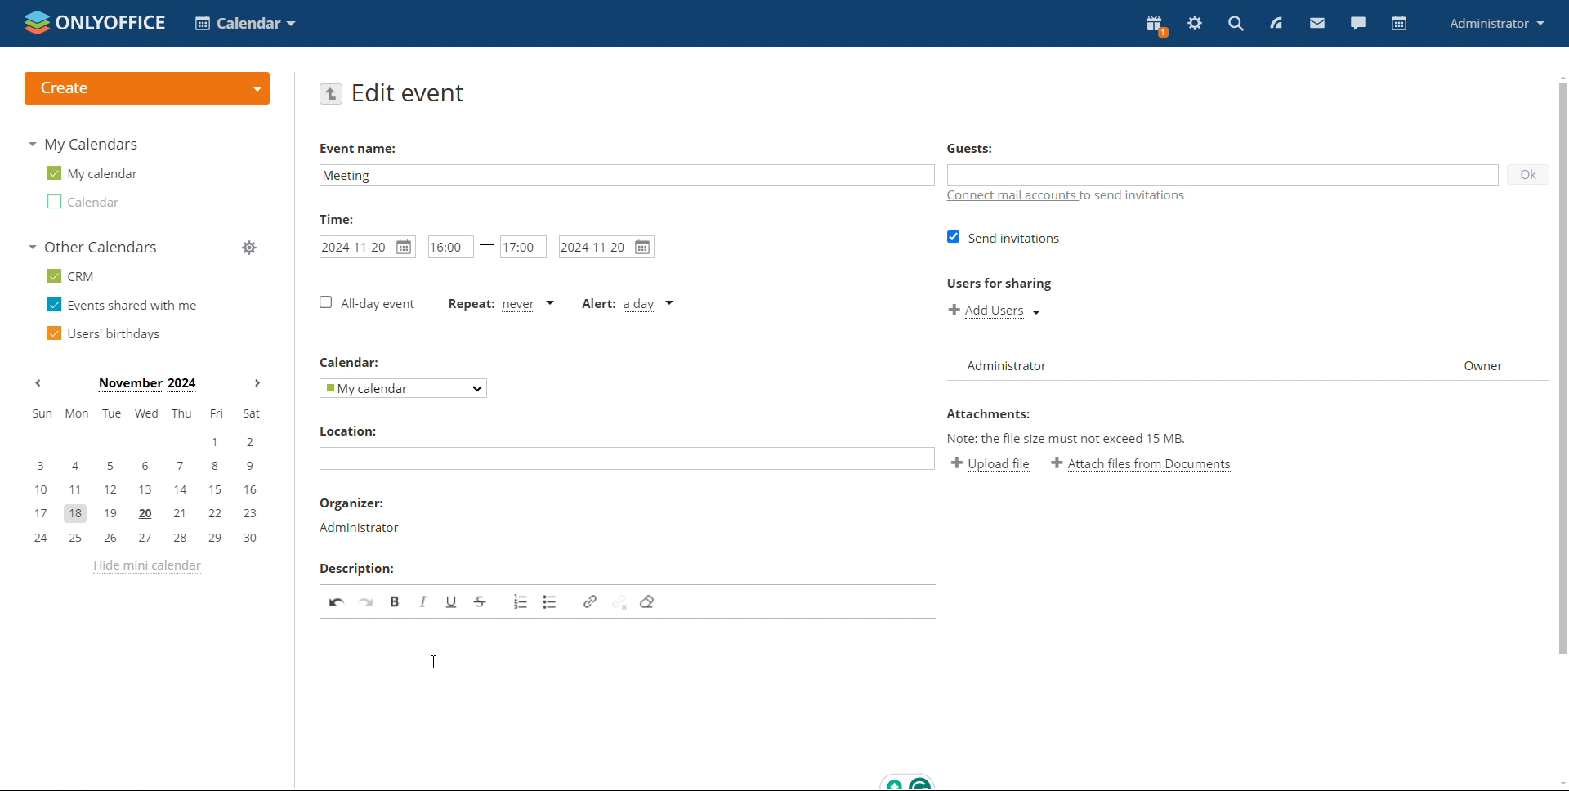 The width and height of the screenshot is (1569, 791). Describe the element at coordinates (397, 601) in the screenshot. I see `bold` at that location.